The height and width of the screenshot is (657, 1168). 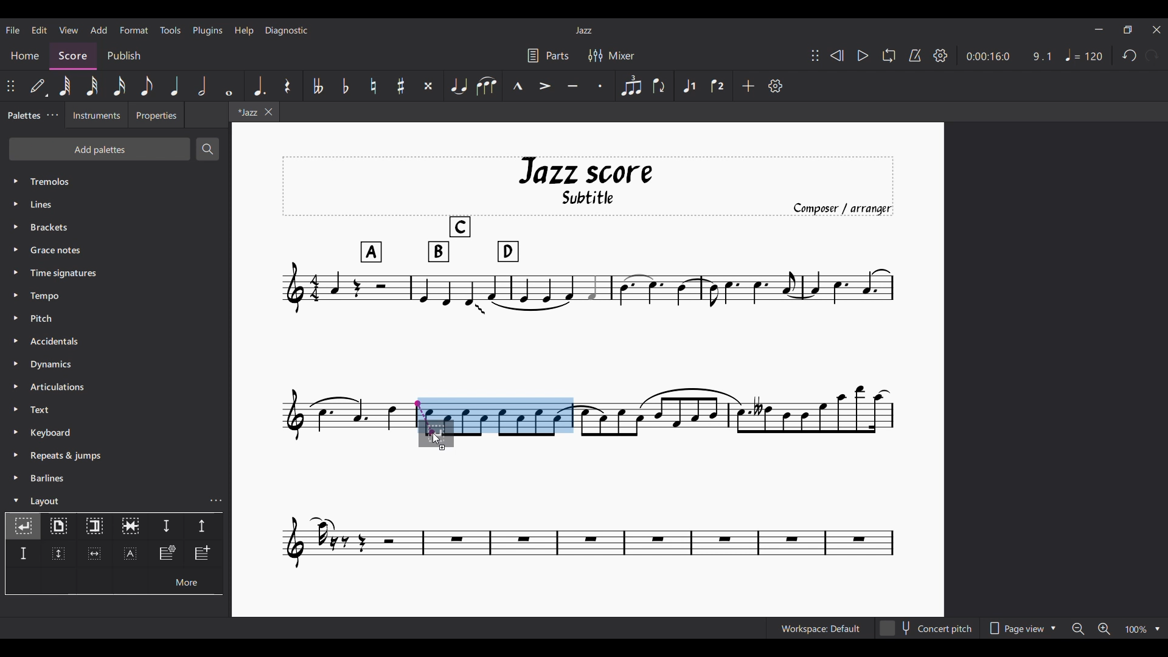 What do you see at coordinates (437, 439) in the screenshot?
I see `Cursor` at bounding box center [437, 439].